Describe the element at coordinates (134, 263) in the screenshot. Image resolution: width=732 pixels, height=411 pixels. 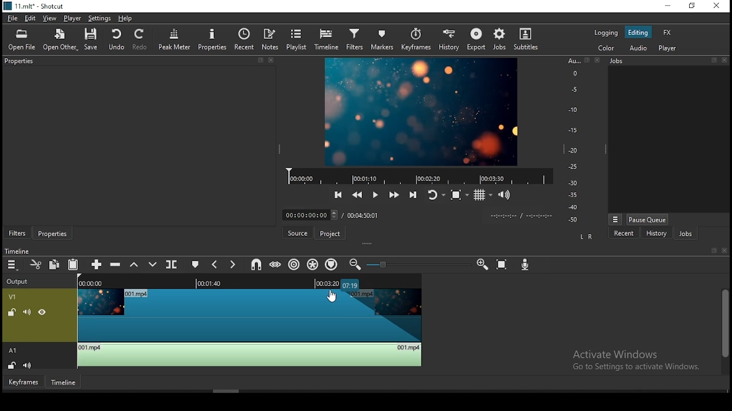
I see `lift` at that location.